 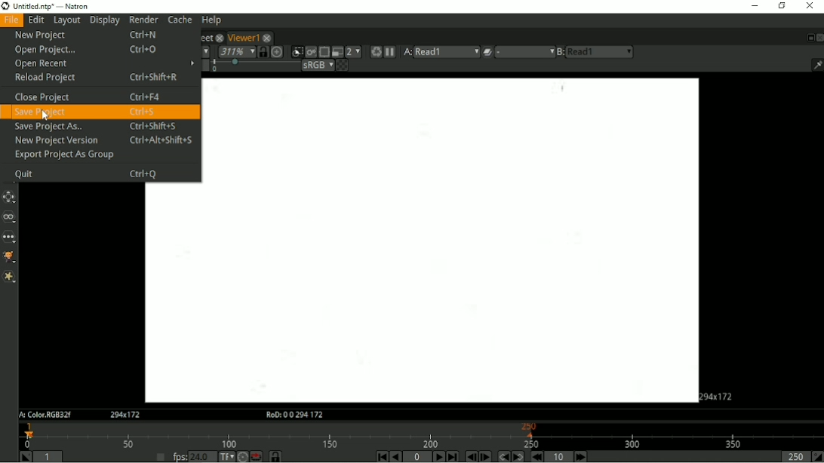 What do you see at coordinates (485, 457) in the screenshot?
I see `Next frame` at bounding box center [485, 457].